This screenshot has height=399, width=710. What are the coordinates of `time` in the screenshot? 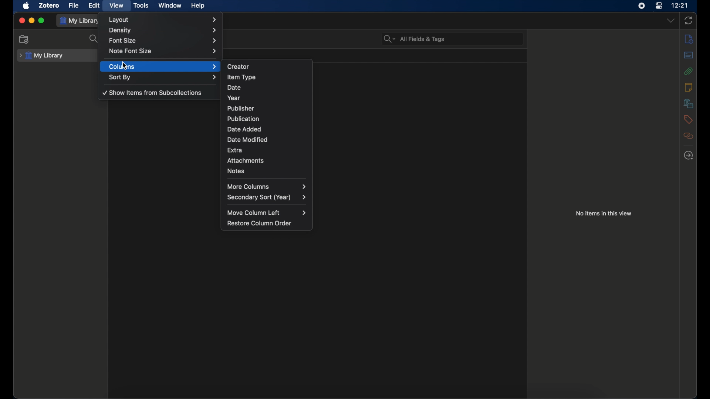 It's located at (680, 5).